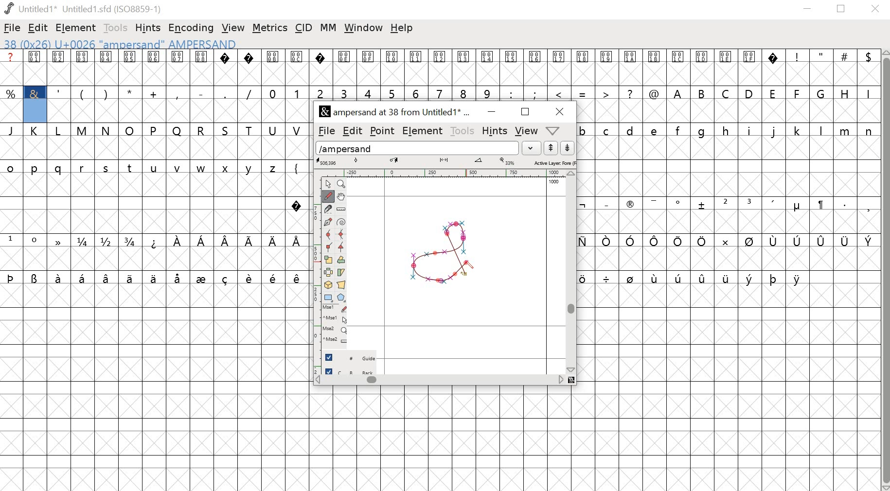 Image resolution: width=890 pixels, height=491 pixels. Describe the element at coordinates (631, 240) in the screenshot. I see `symbol` at that location.